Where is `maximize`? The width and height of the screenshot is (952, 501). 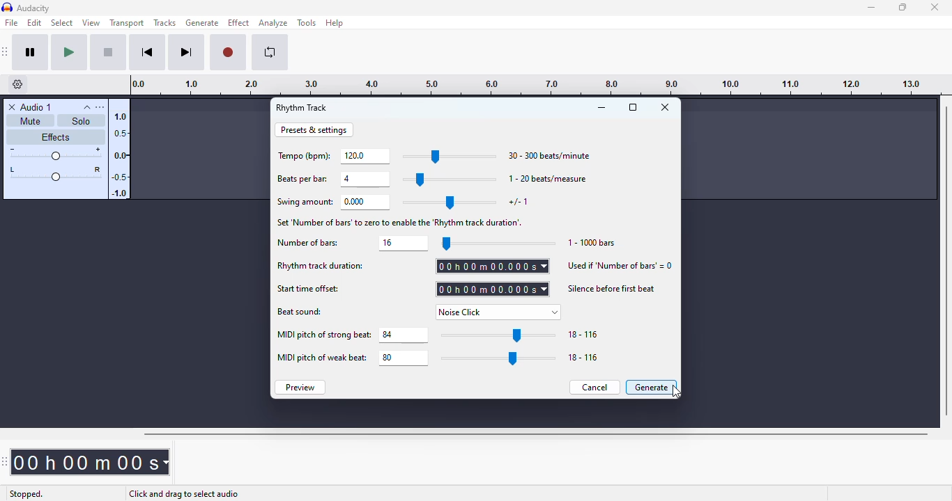
maximize is located at coordinates (633, 106).